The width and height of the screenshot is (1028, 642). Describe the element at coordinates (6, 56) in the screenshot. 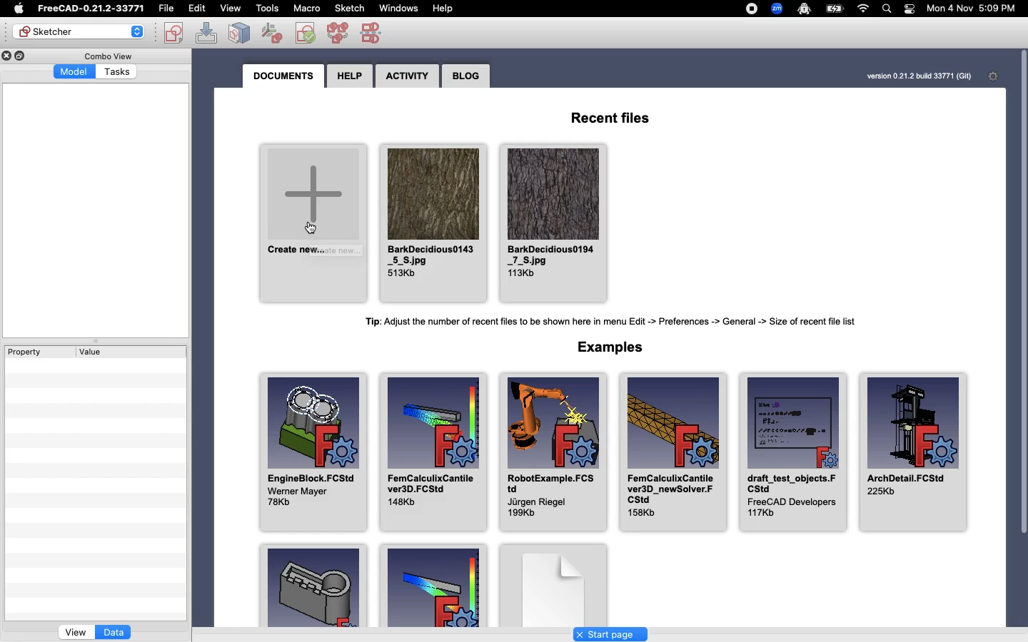

I see `Close` at that location.